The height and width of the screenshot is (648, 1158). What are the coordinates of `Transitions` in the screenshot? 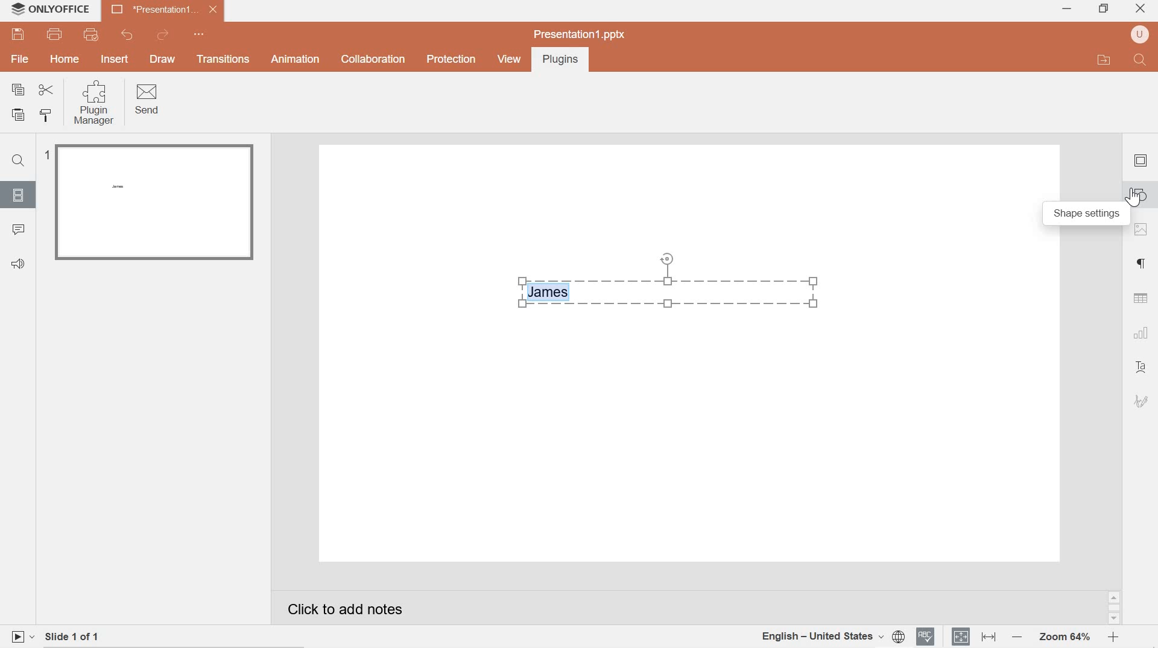 It's located at (223, 60).